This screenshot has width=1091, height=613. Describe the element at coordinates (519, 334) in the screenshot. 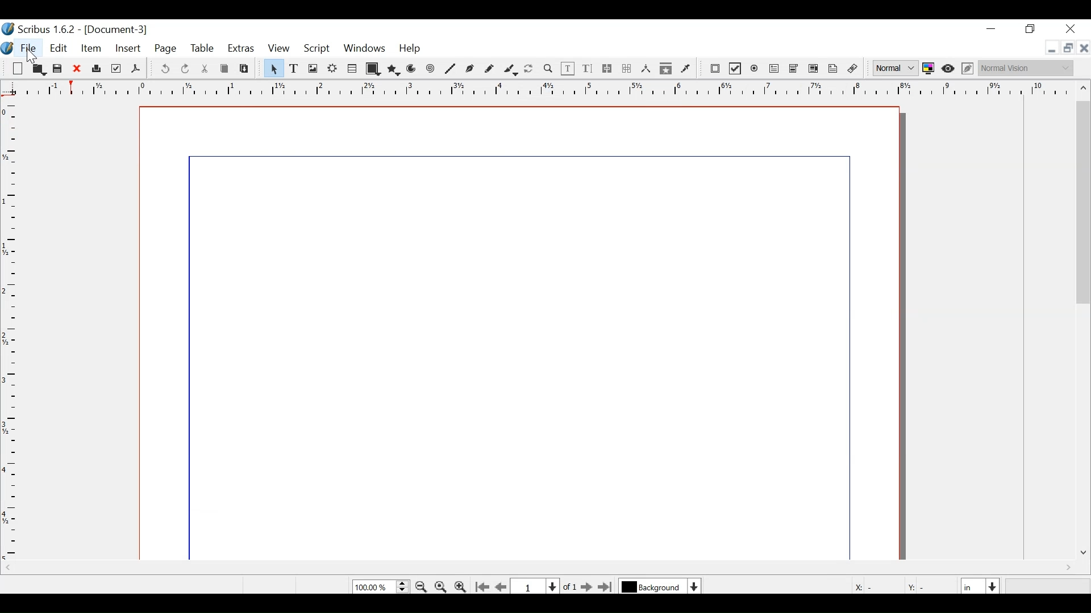

I see `File` at that location.